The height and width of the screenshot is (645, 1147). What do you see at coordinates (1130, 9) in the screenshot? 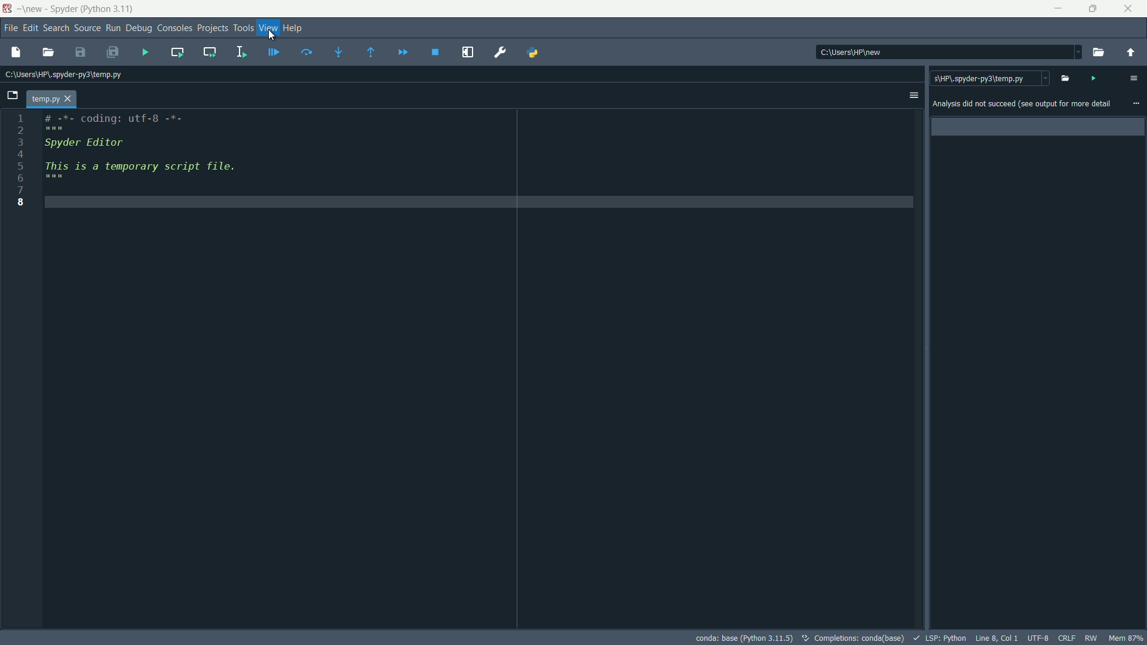
I see `close app` at bounding box center [1130, 9].